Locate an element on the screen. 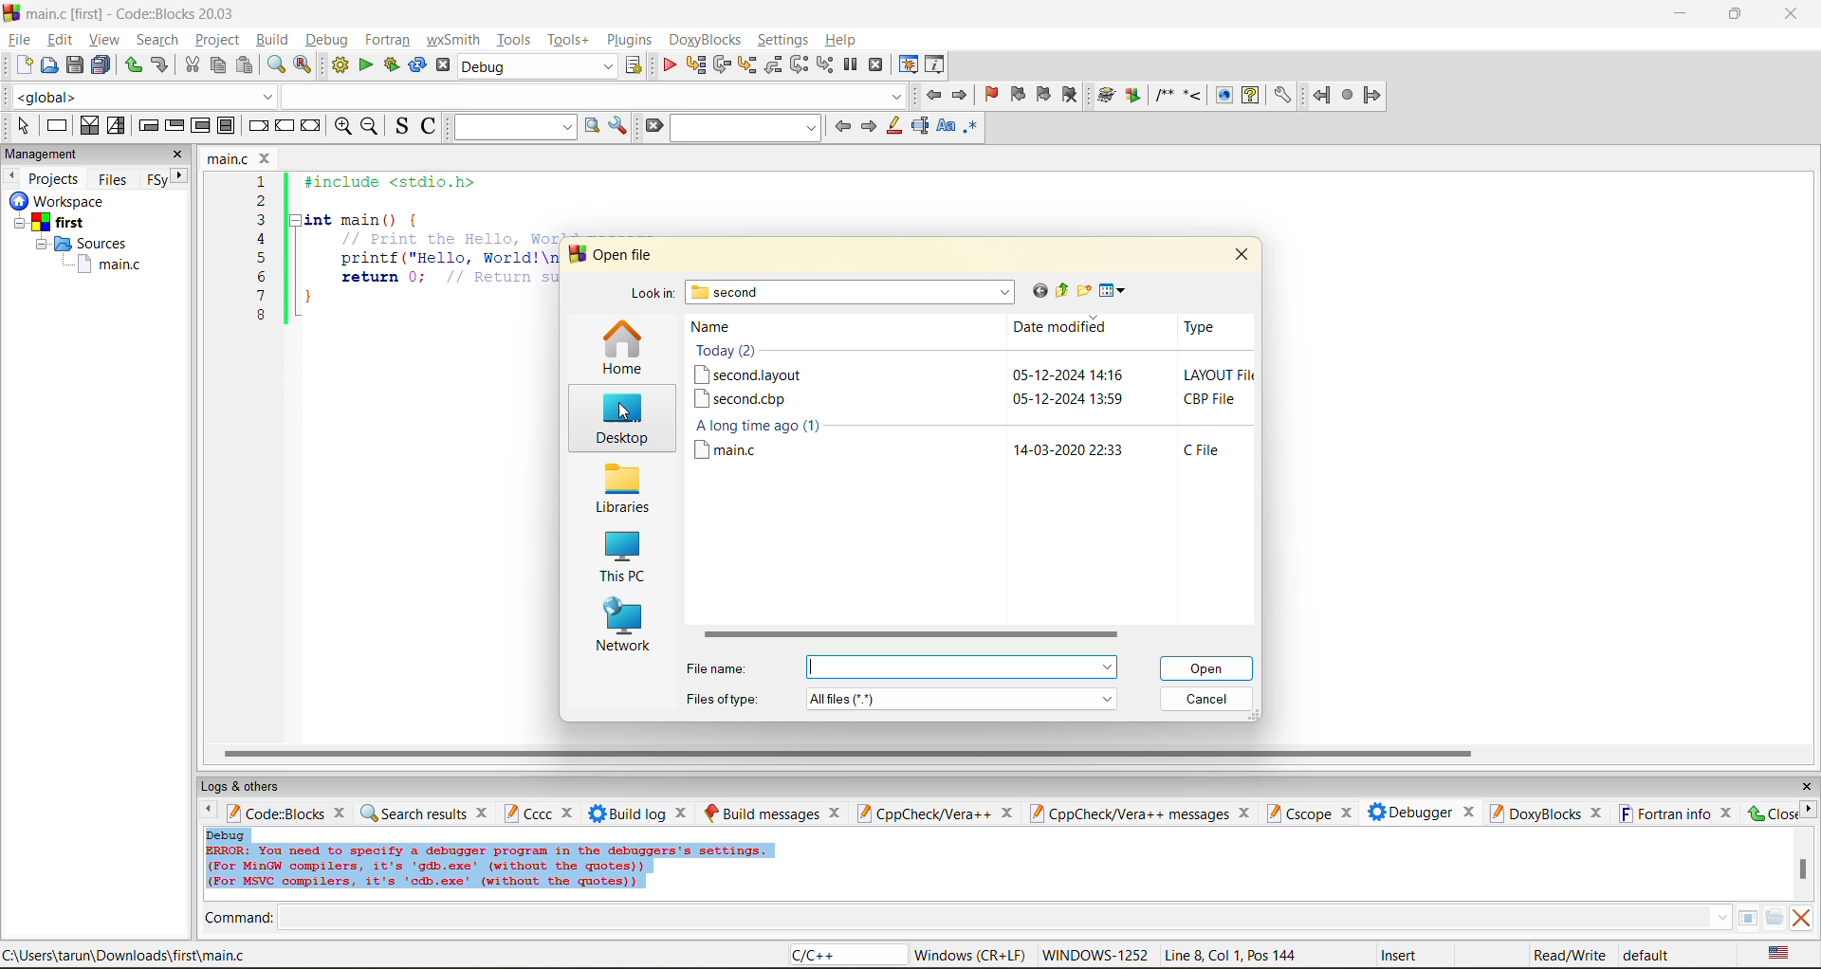  go to last is located at coordinates (1037, 290).